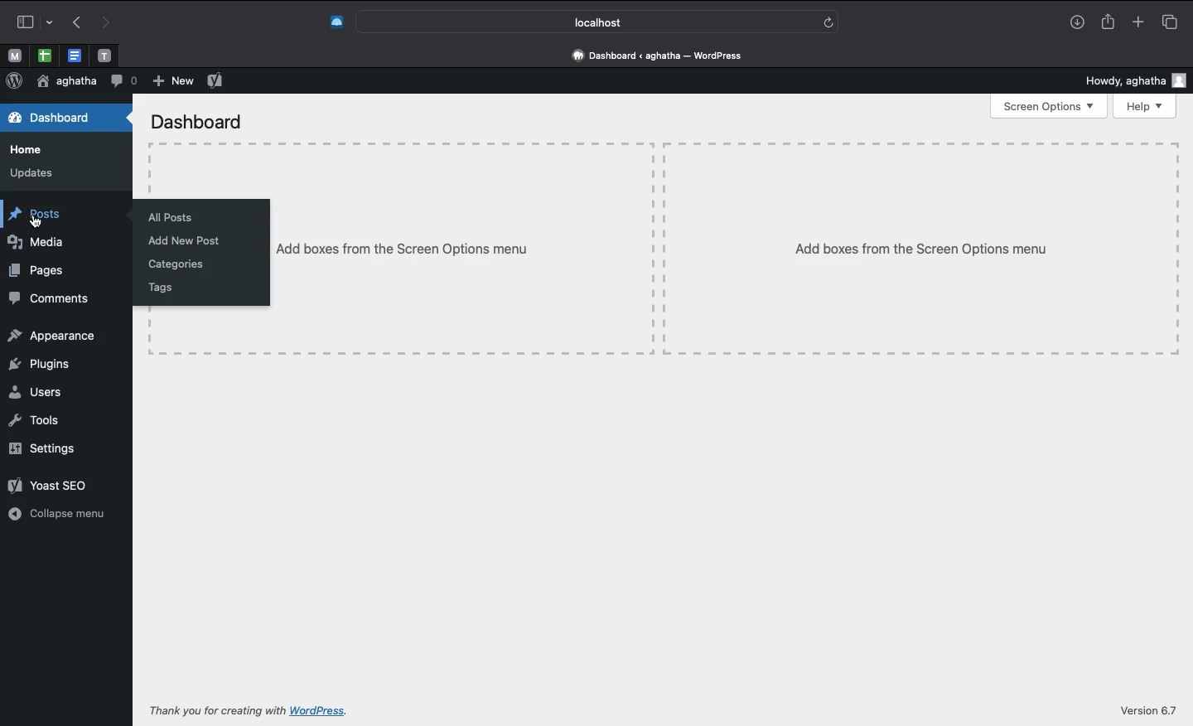 The height and width of the screenshot is (726, 1193). Describe the element at coordinates (1171, 22) in the screenshot. I see `Tabs` at that location.